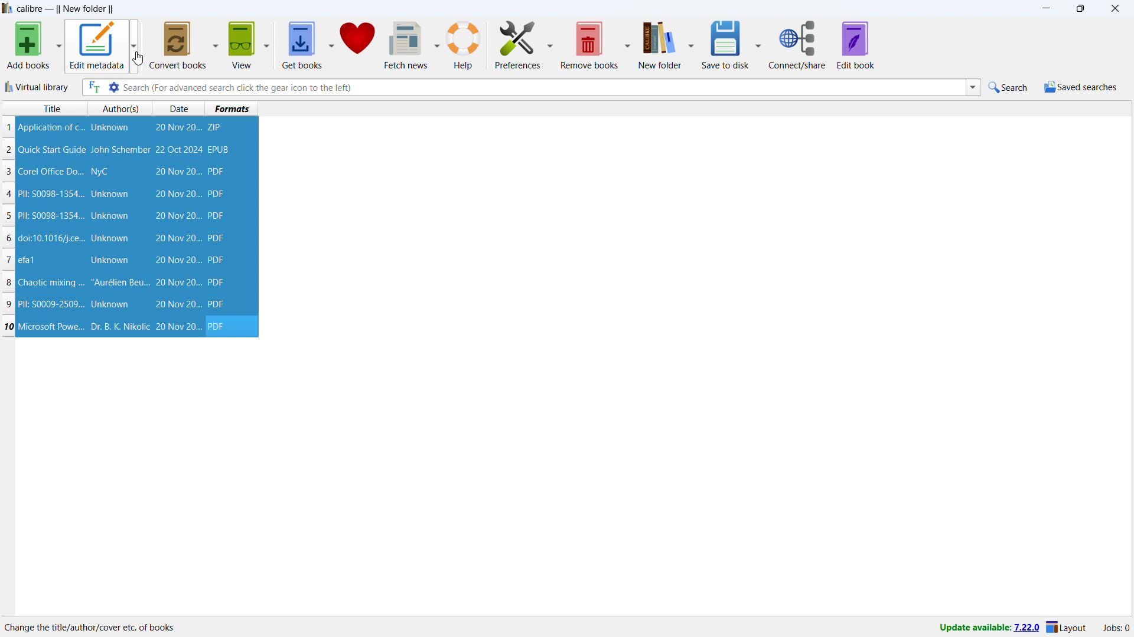  Describe the element at coordinates (177, 304) in the screenshot. I see `20 Nov 20...` at that location.